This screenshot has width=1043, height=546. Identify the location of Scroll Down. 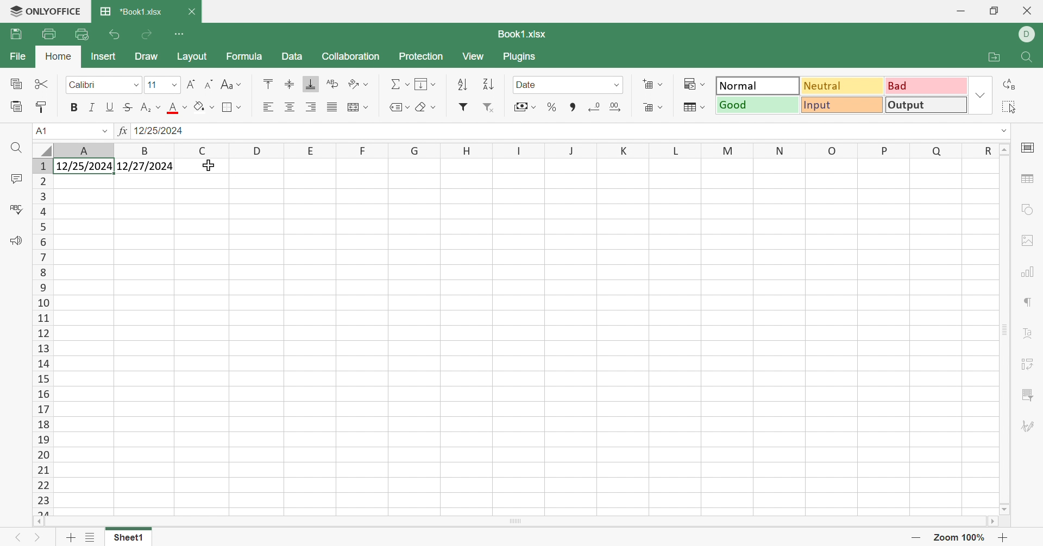
(1003, 511).